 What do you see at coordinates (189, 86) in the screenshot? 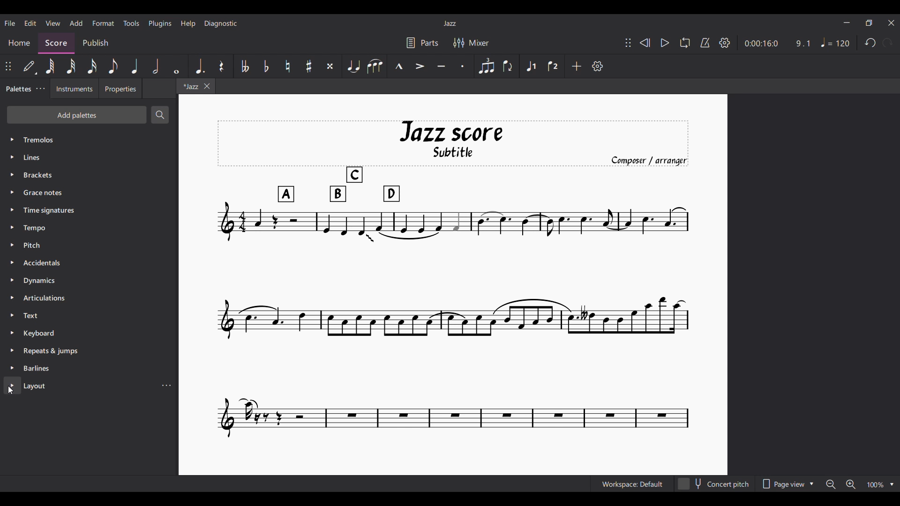
I see `*Jazz - current tab` at bounding box center [189, 86].